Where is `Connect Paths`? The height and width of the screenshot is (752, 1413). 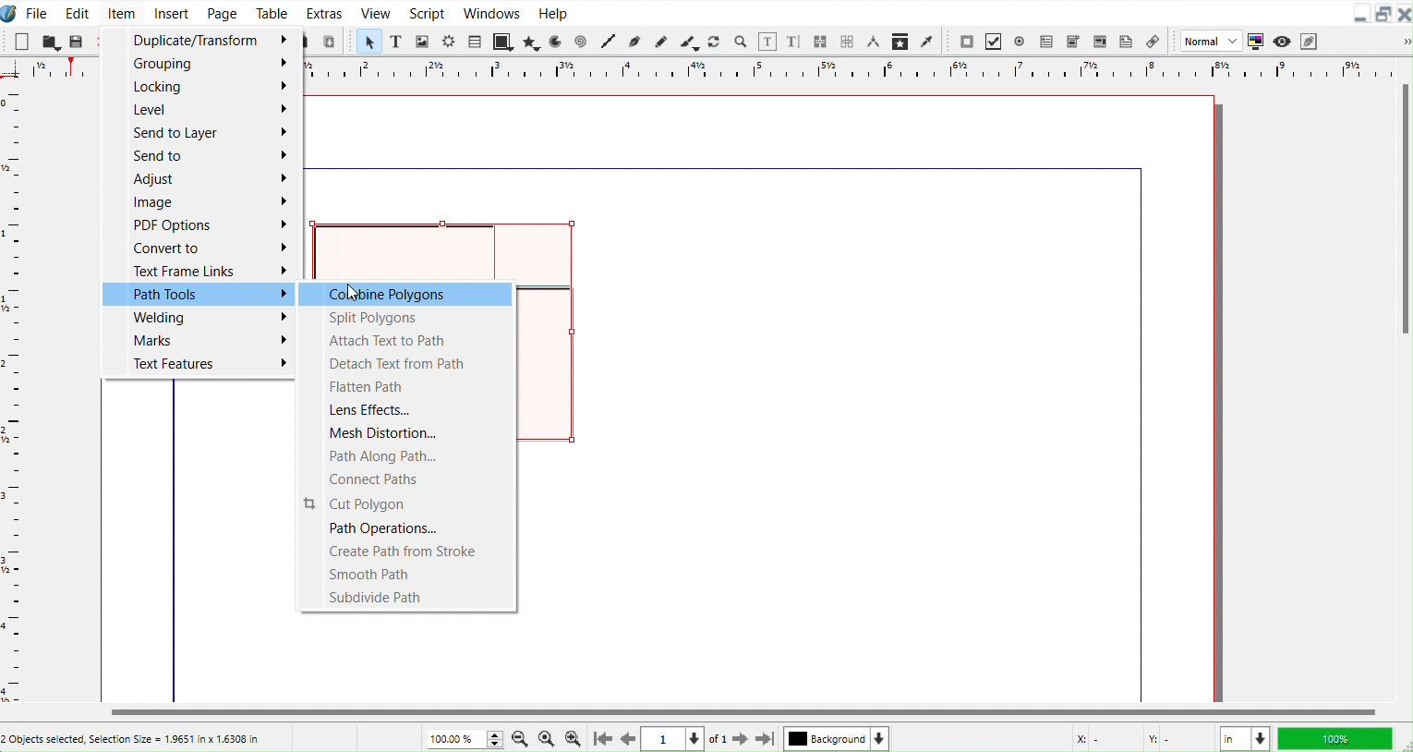 Connect Paths is located at coordinates (407, 479).